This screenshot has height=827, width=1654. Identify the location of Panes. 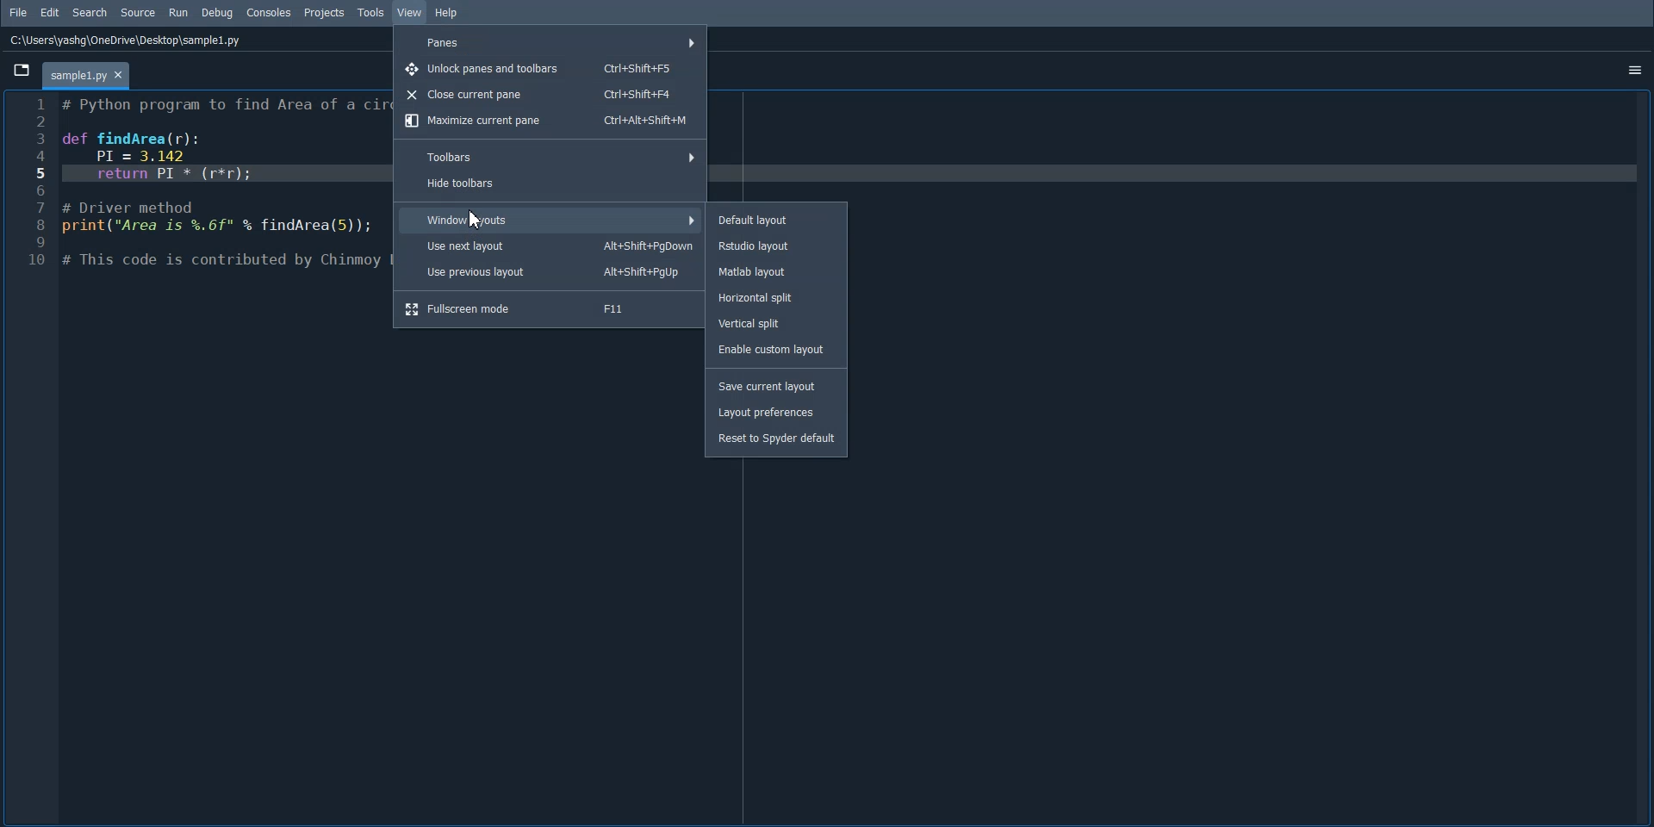
(550, 41).